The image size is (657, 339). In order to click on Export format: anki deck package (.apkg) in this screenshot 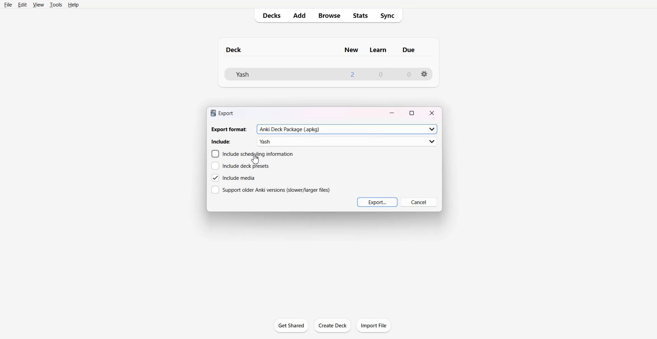, I will do `click(324, 129)`.